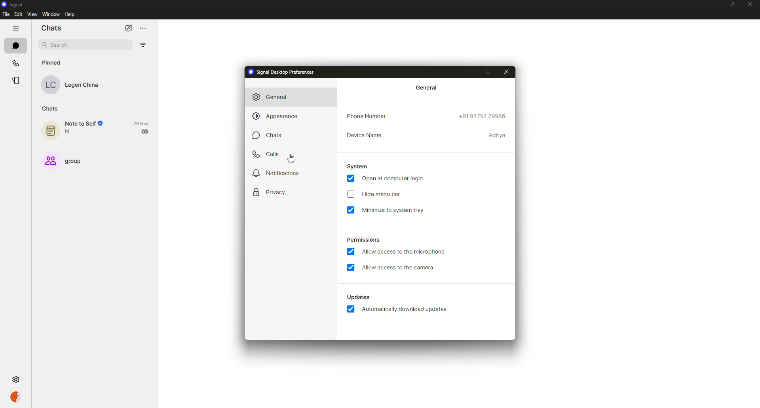 The image size is (760, 408). Describe the element at coordinates (380, 194) in the screenshot. I see `hide menu bar` at that location.